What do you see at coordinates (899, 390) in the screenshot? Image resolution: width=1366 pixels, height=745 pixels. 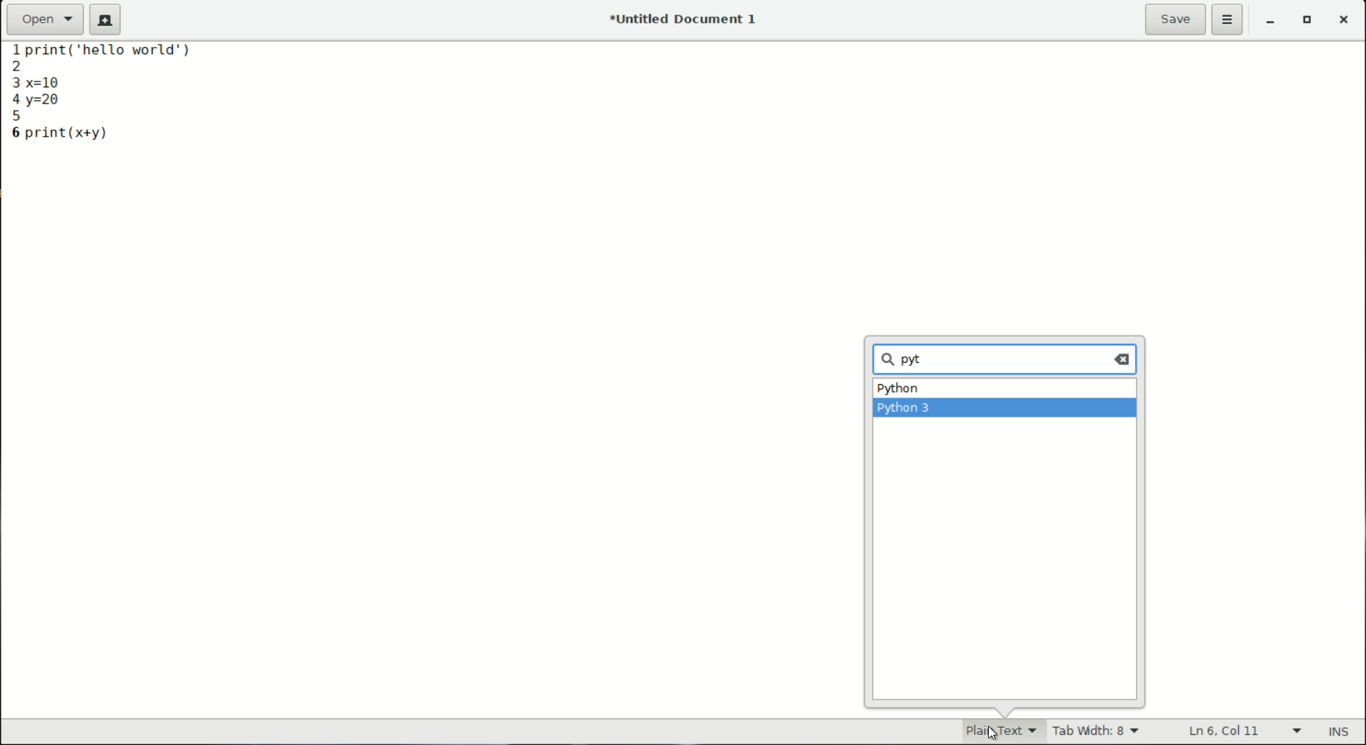 I see `python` at bounding box center [899, 390].